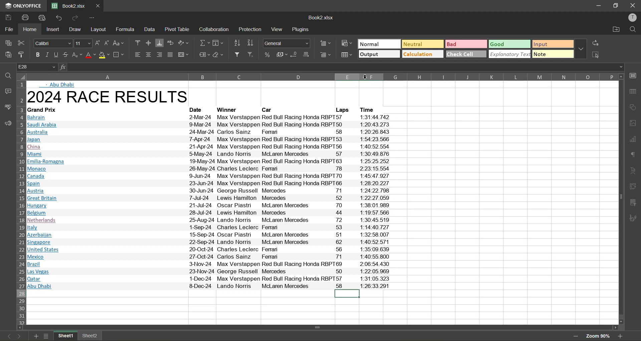  What do you see at coordinates (635, 91) in the screenshot?
I see `table` at bounding box center [635, 91].